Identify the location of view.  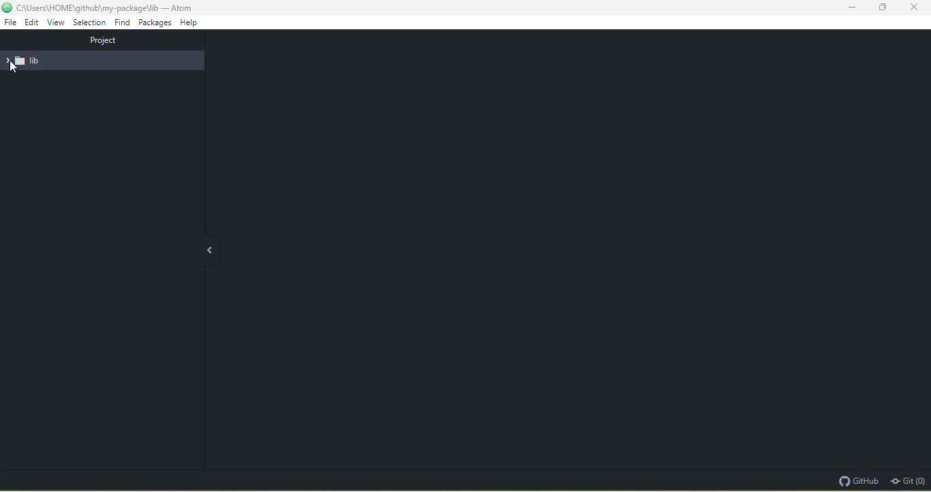
(55, 22).